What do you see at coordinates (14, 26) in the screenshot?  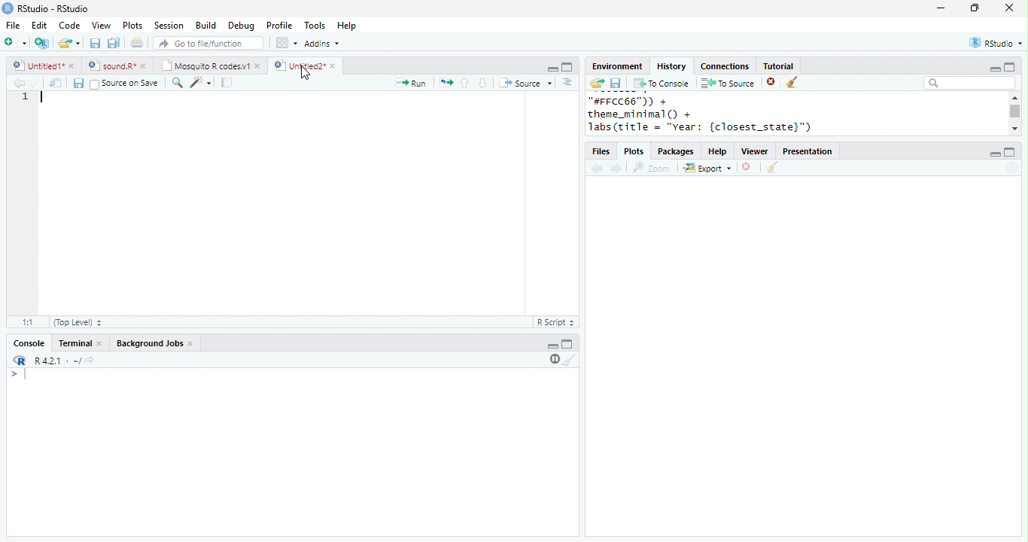 I see `File` at bounding box center [14, 26].